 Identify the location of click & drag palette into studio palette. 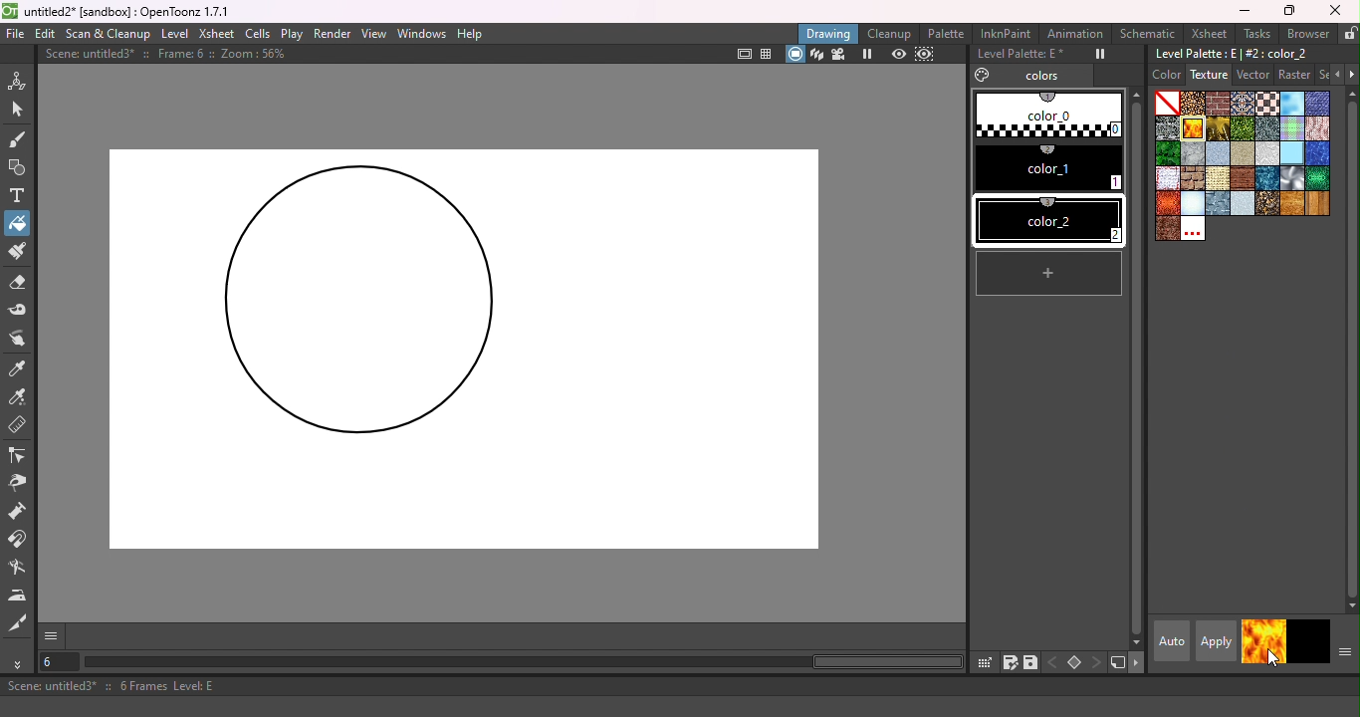
(984, 662).